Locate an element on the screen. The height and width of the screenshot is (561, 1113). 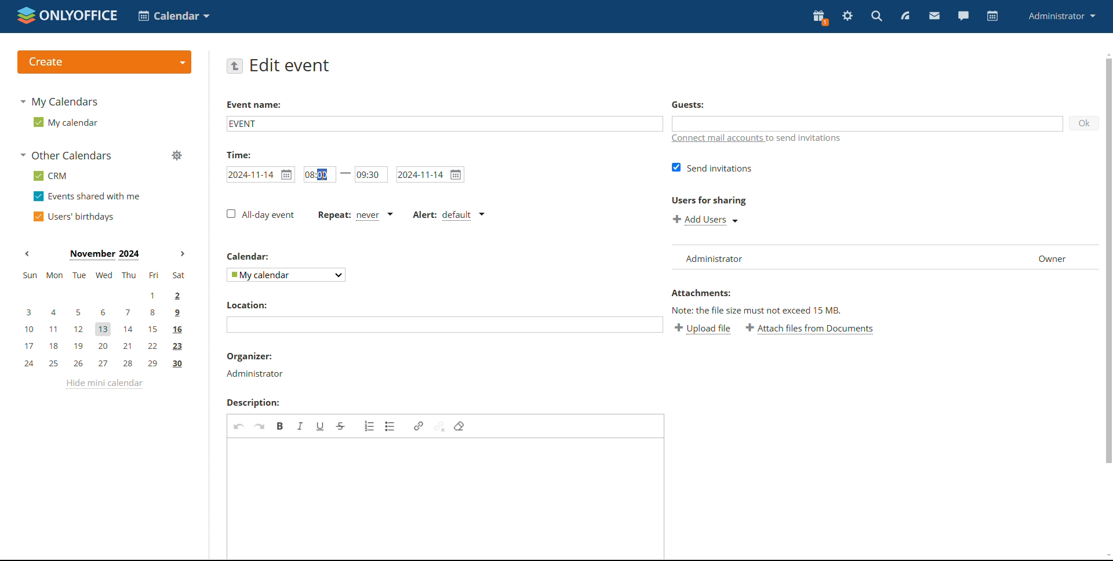
bold is located at coordinates (281, 426).